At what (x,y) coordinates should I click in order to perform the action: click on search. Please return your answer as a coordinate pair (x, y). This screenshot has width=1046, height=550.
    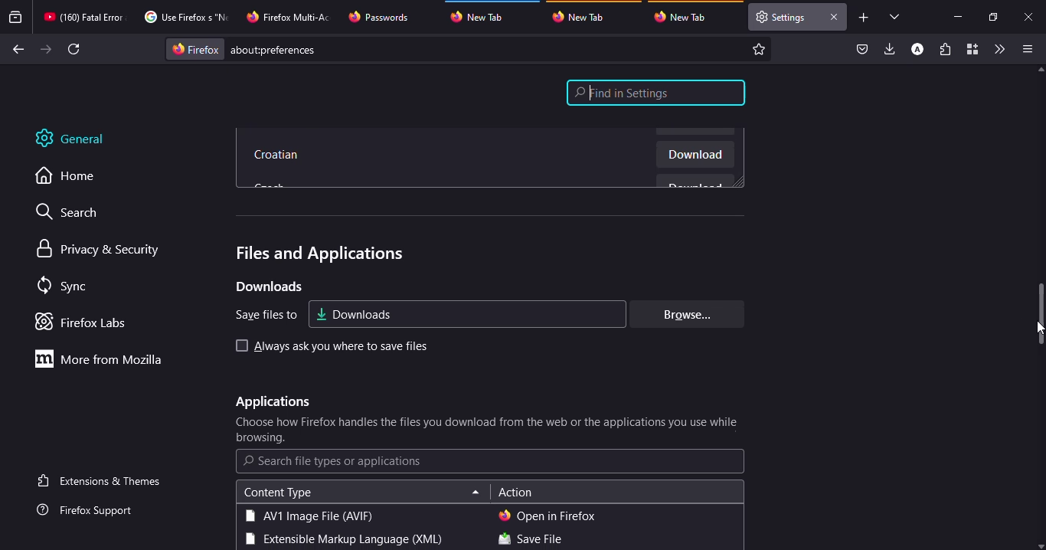
    Looking at the image, I should click on (74, 214).